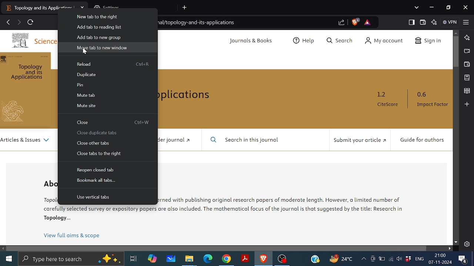  I want to click on  My account, so click(384, 41).